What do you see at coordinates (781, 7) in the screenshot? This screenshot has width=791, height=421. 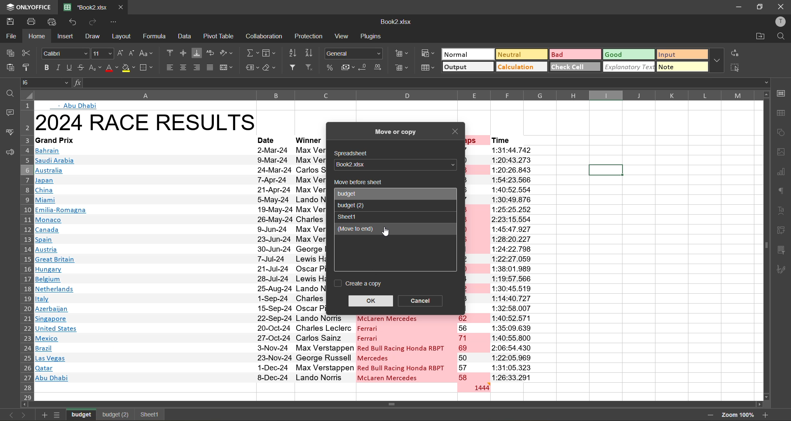 I see `close` at bounding box center [781, 7].